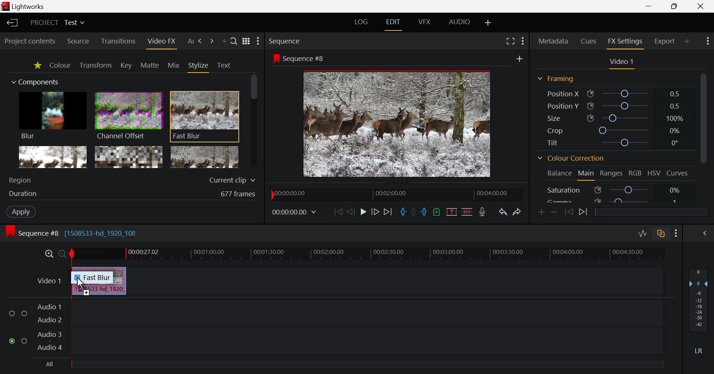 This screenshot has height=374, width=714. Describe the element at coordinates (571, 158) in the screenshot. I see `Colour Correction Section` at that location.